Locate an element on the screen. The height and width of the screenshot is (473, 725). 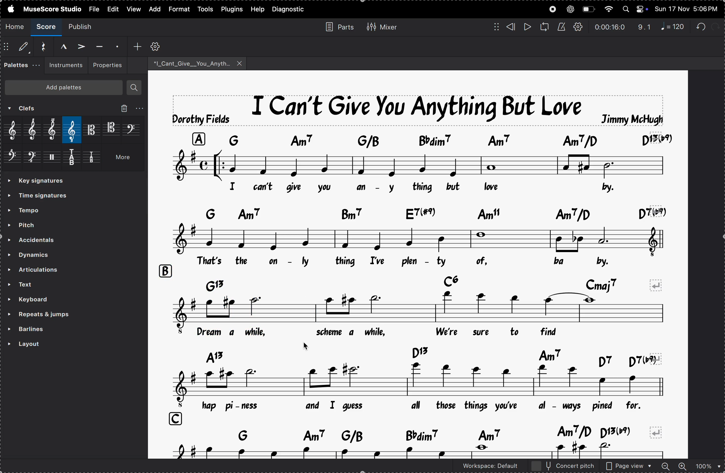
home is located at coordinates (15, 26).